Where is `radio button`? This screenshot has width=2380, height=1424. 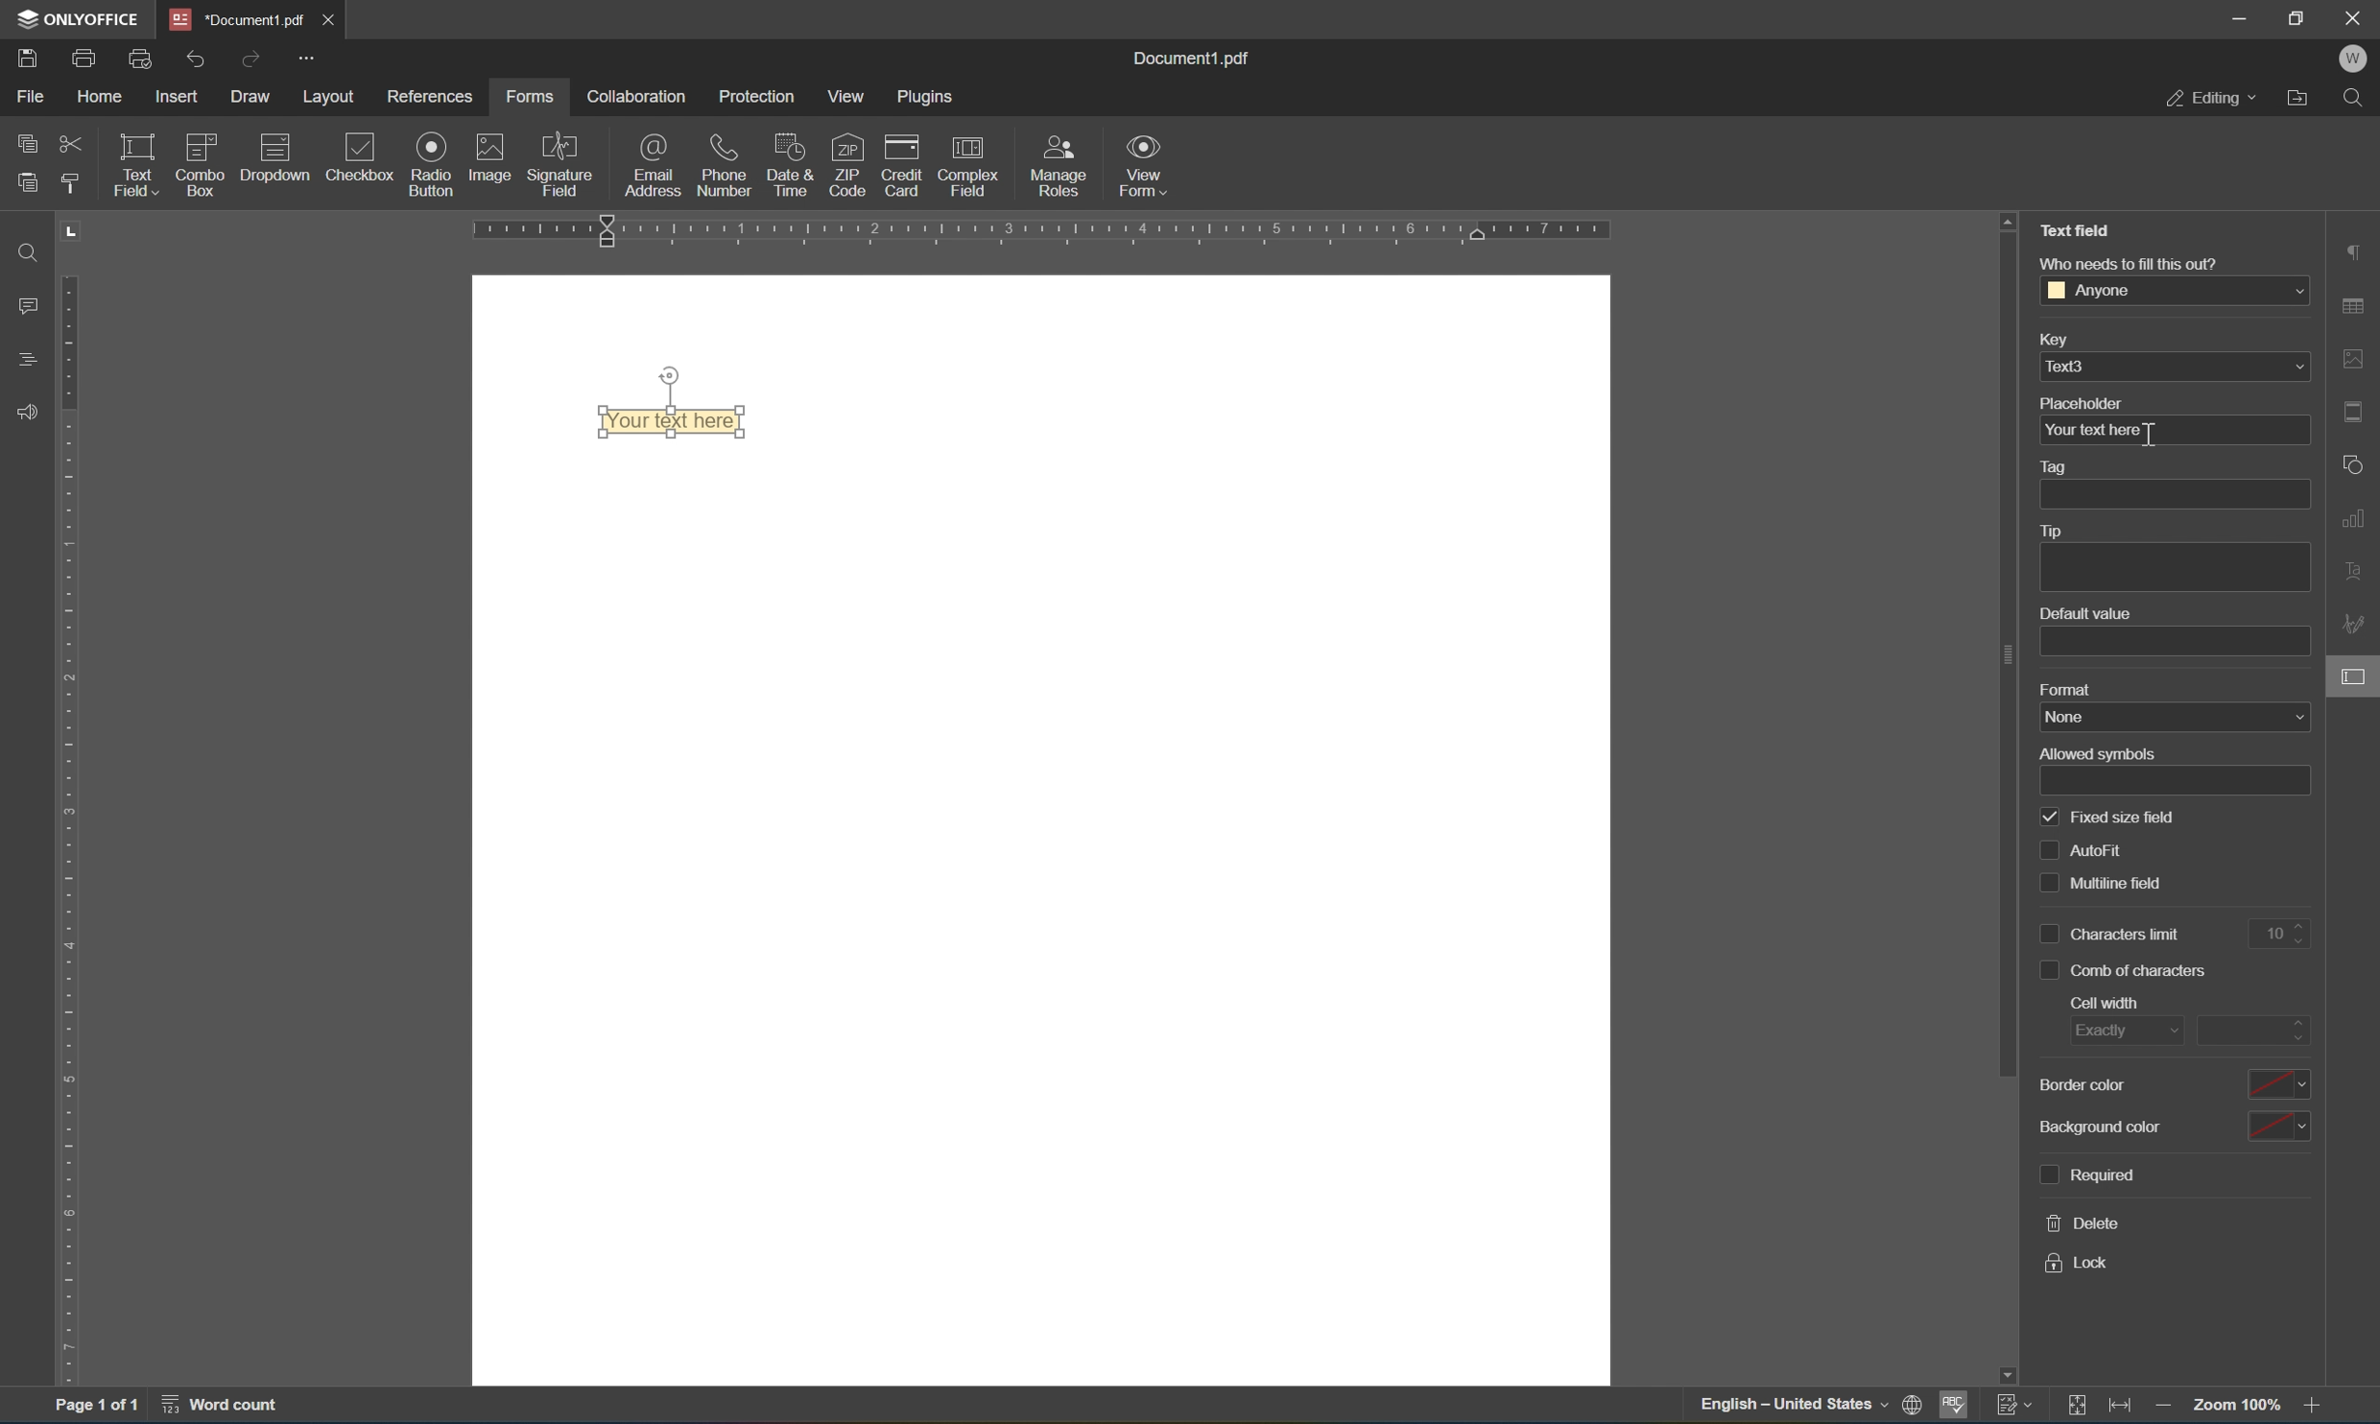
radio button is located at coordinates (432, 162).